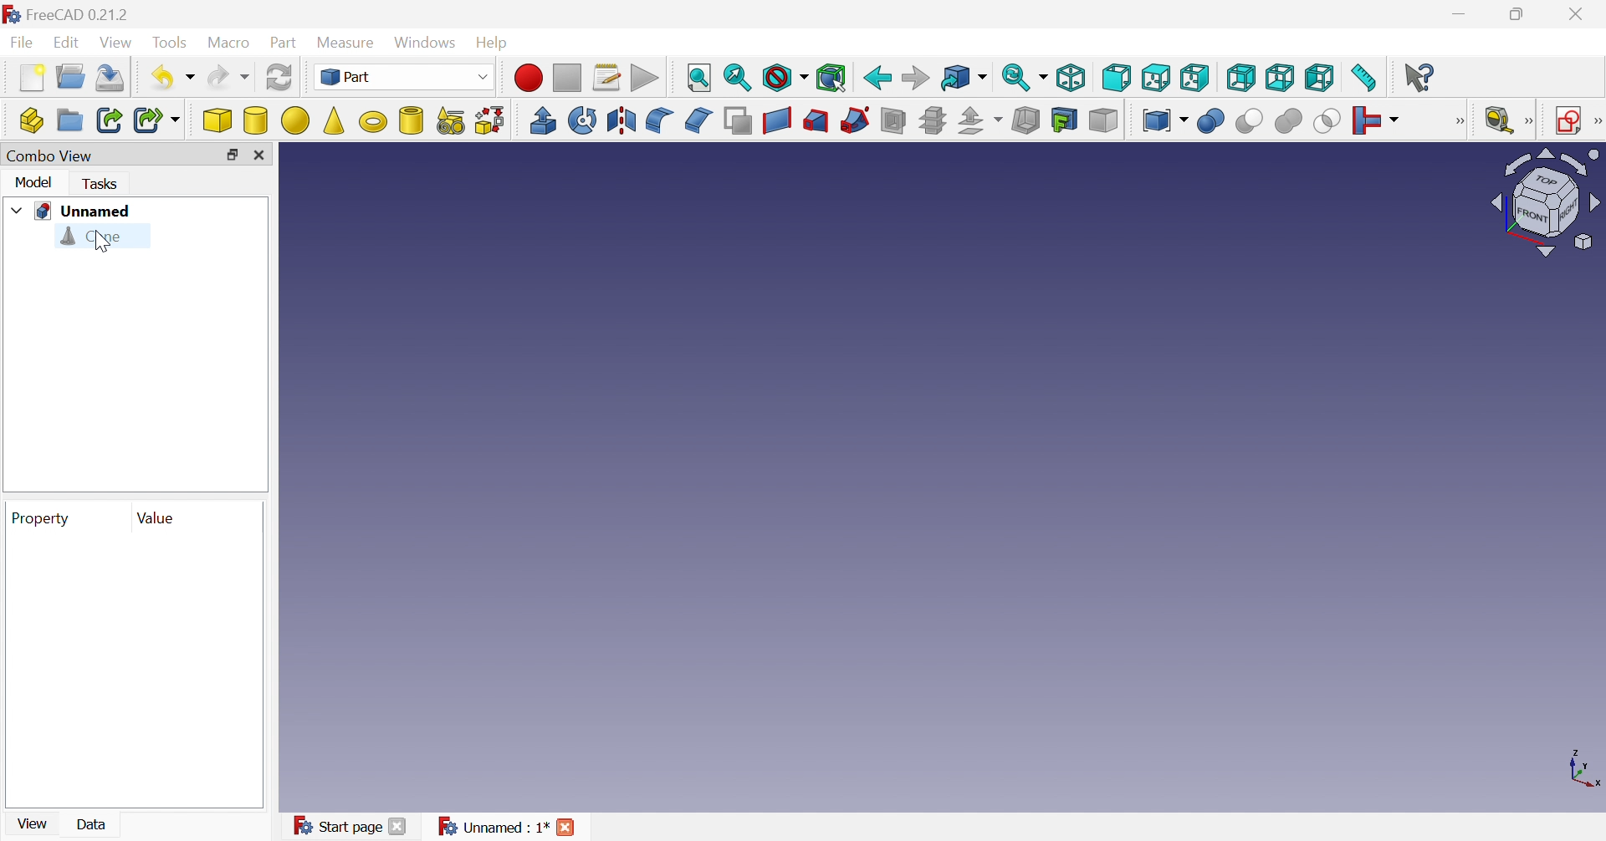 This screenshot has height=841, width=1606. I want to click on Part, so click(284, 42).